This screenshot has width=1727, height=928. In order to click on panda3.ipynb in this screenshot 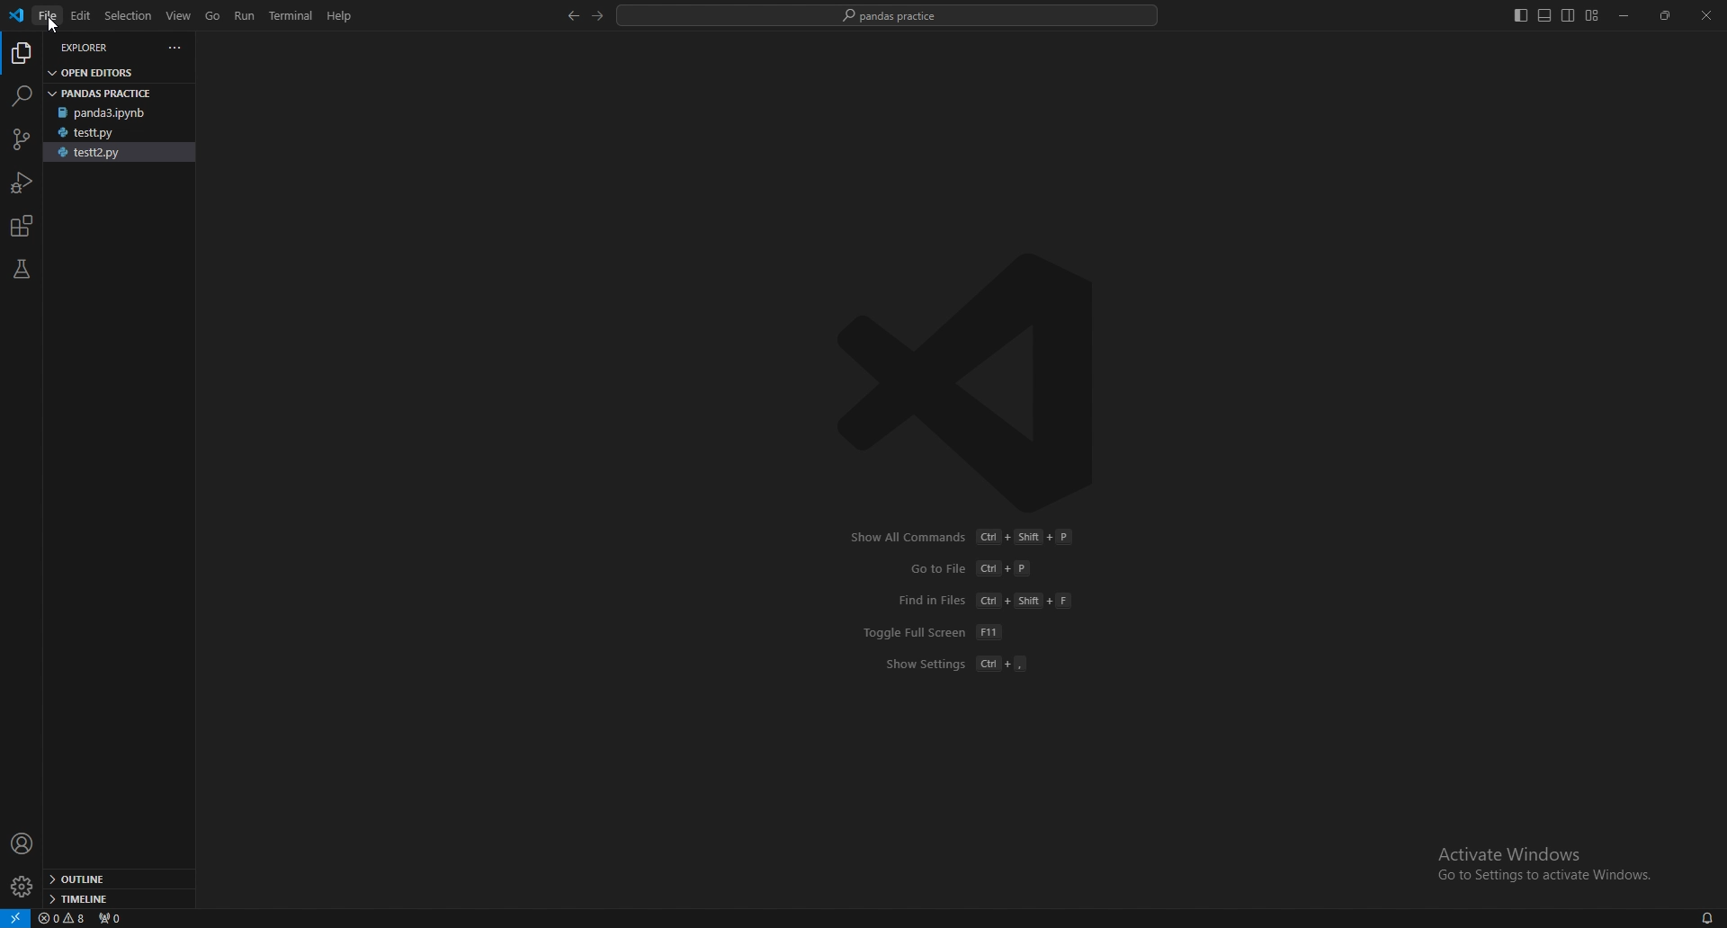, I will do `click(113, 112)`.